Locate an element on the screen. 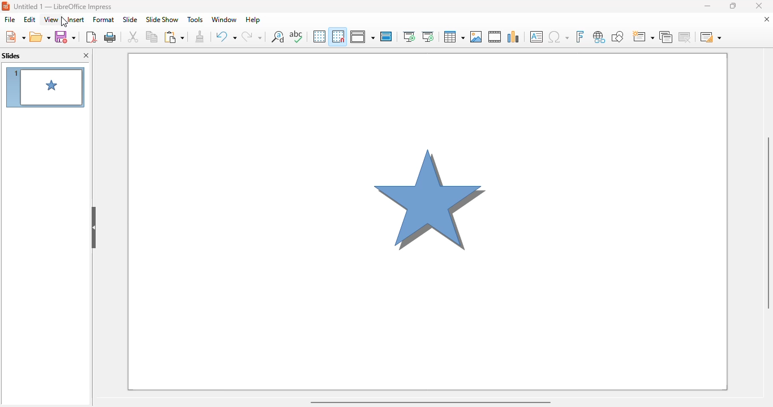  insert image is located at coordinates (477, 37).